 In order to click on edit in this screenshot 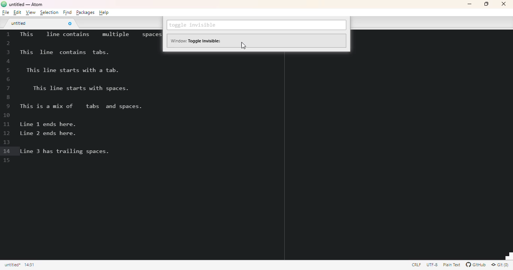, I will do `click(17, 12)`.